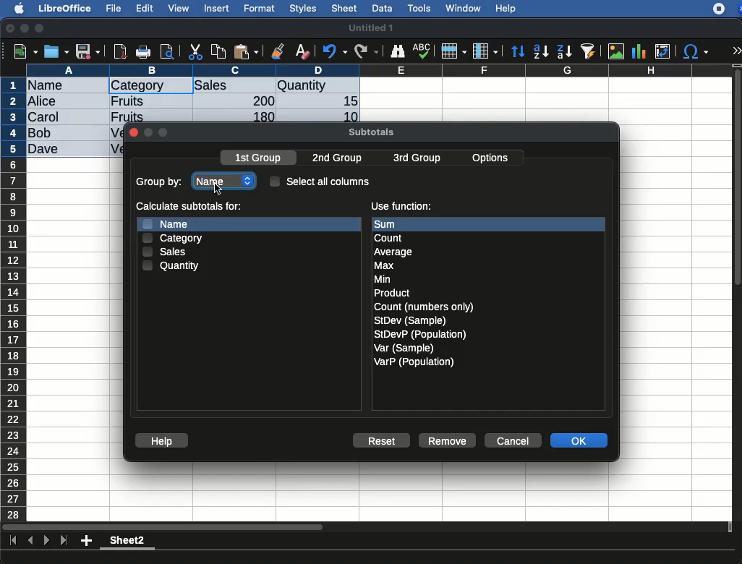 Image resolution: width=742 pixels, height=564 pixels. What do you see at coordinates (220, 189) in the screenshot?
I see `cursor` at bounding box center [220, 189].